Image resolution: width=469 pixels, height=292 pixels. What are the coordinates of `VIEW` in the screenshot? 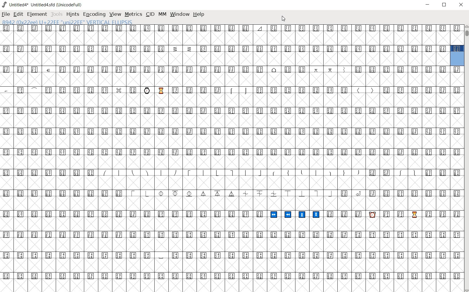 It's located at (114, 14).